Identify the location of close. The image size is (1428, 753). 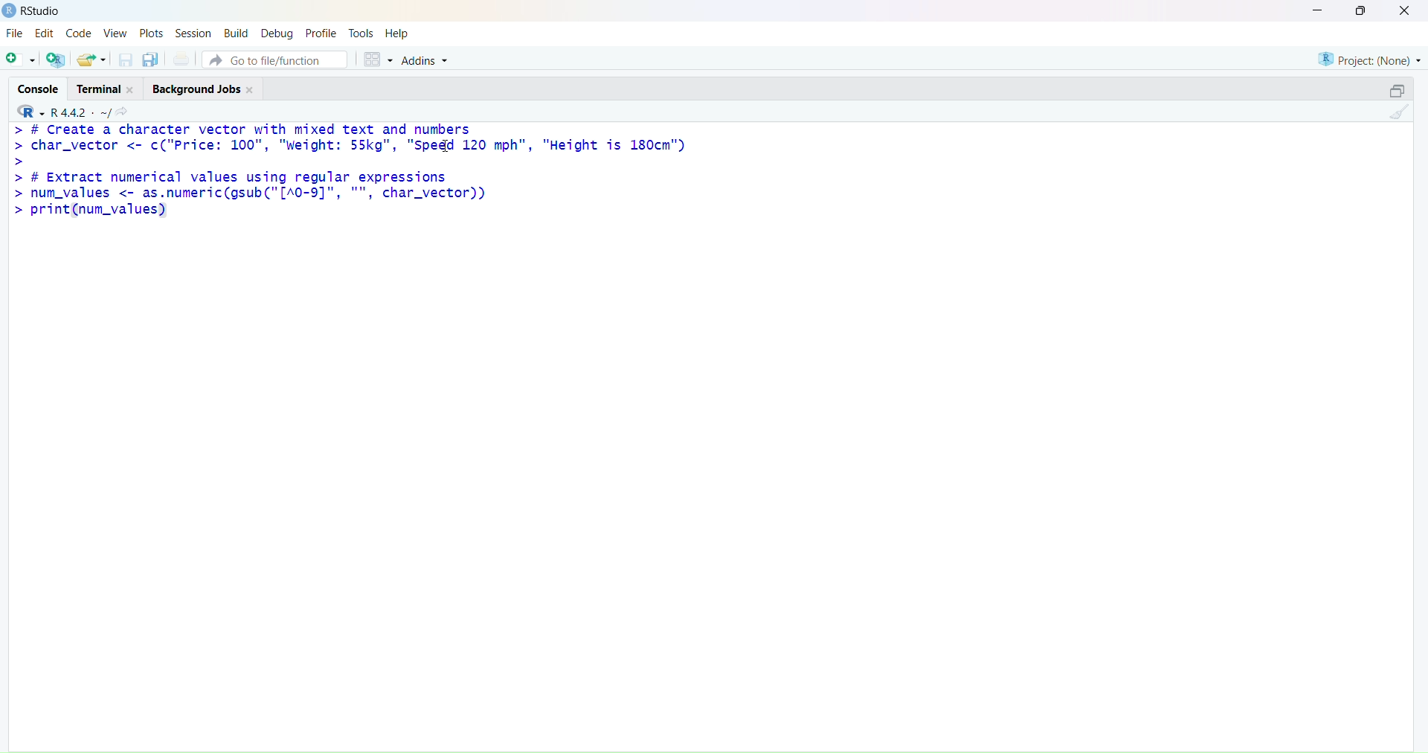
(132, 90).